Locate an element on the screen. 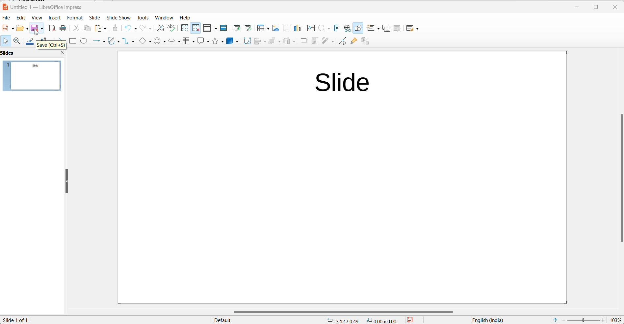 The height and width of the screenshot is (324, 624). view is located at coordinates (36, 18).